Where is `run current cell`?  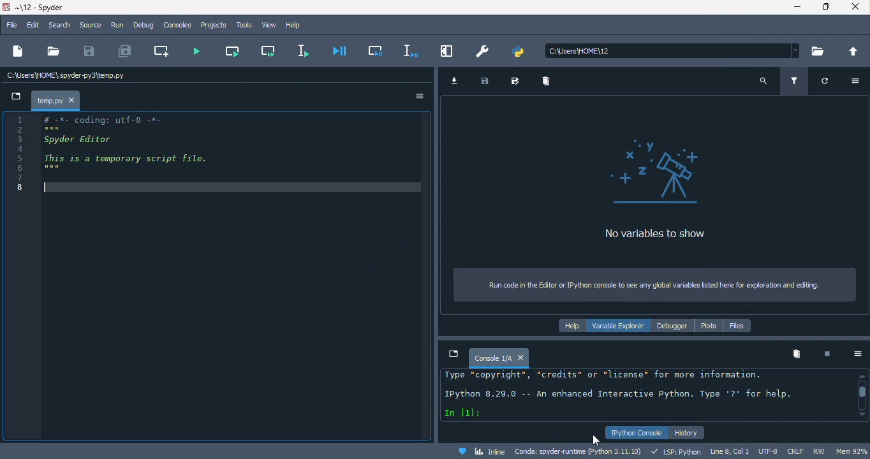
run current cell is located at coordinates (231, 49).